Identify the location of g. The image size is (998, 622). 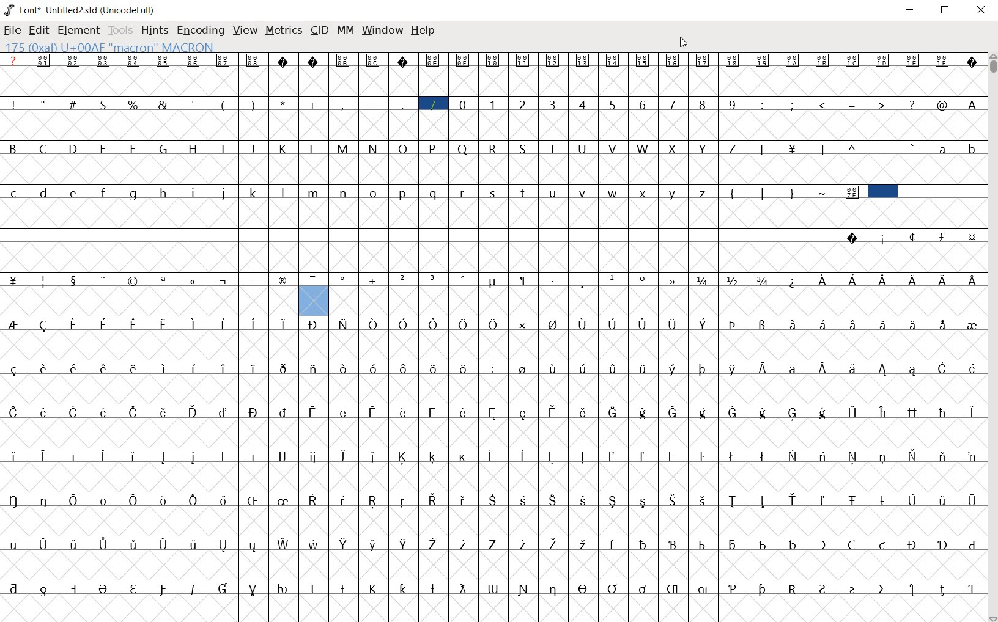
(135, 193).